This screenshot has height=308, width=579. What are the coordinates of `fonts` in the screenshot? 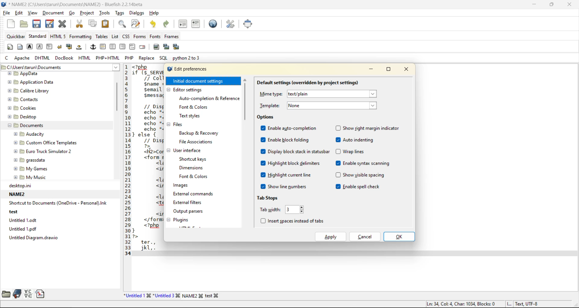 It's located at (155, 36).